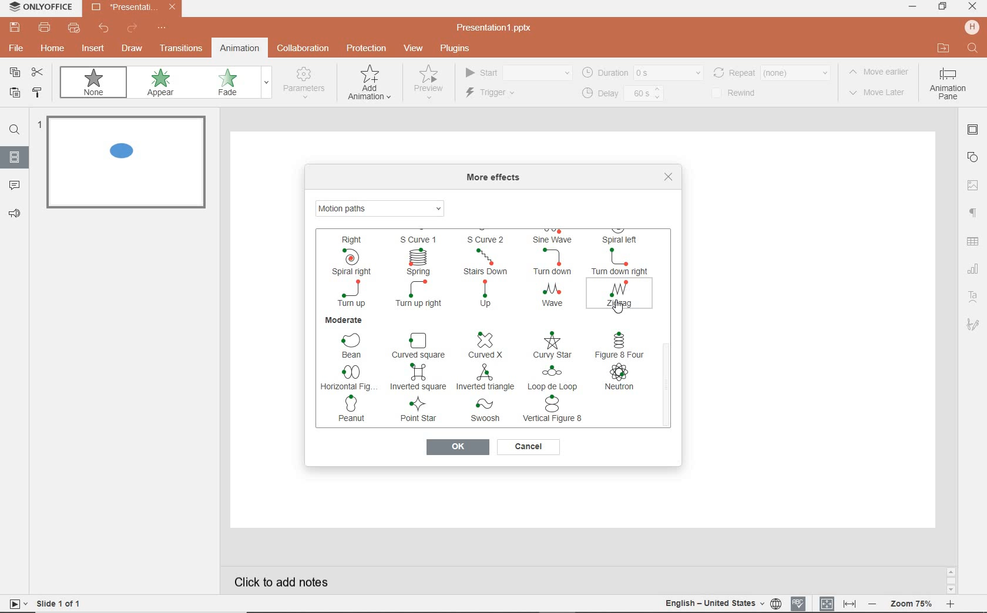  What do you see at coordinates (284, 578) in the screenshot?
I see `click to add notes` at bounding box center [284, 578].